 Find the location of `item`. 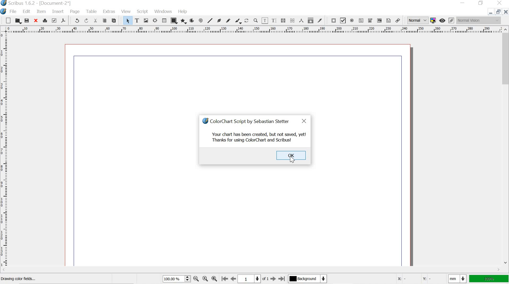

item is located at coordinates (41, 12).